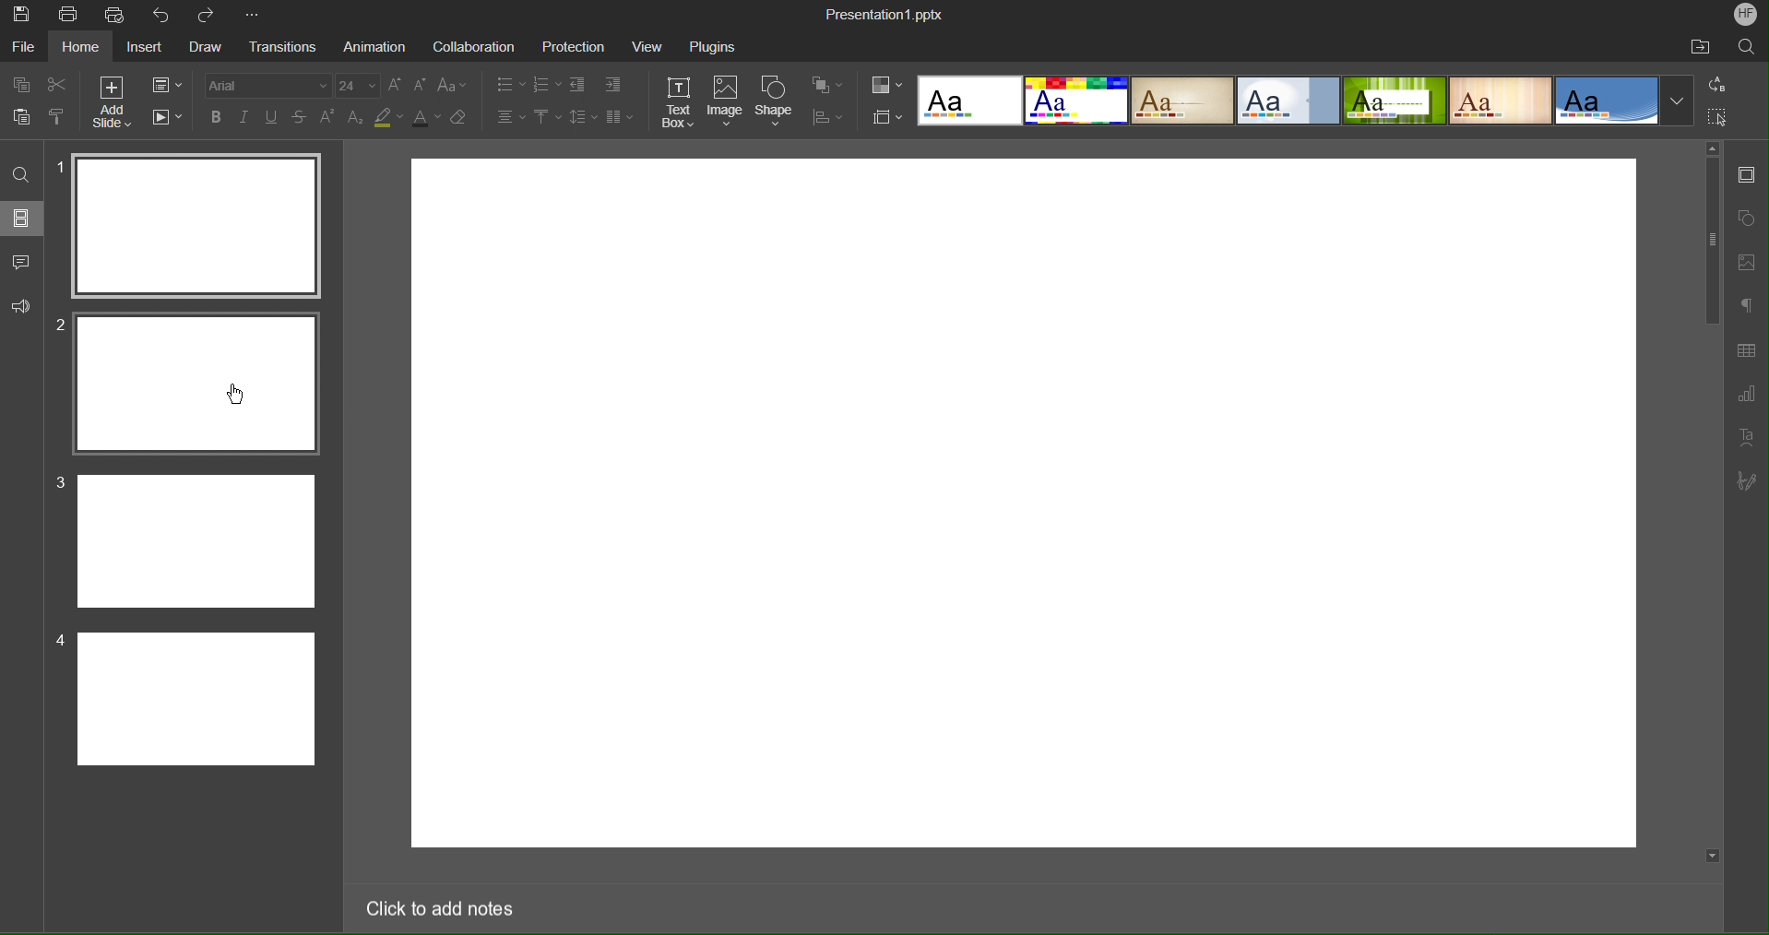 The width and height of the screenshot is (1769, 935). Describe the element at coordinates (1703, 46) in the screenshot. I see `Open File Location` at that location.